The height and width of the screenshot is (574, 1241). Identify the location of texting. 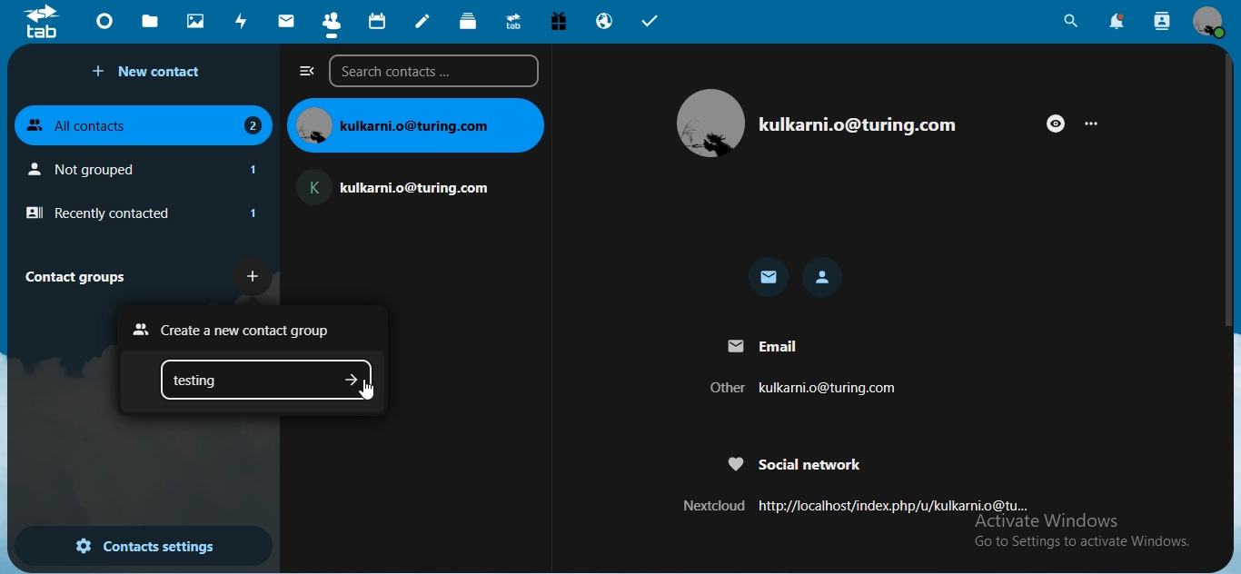
(225, 381).